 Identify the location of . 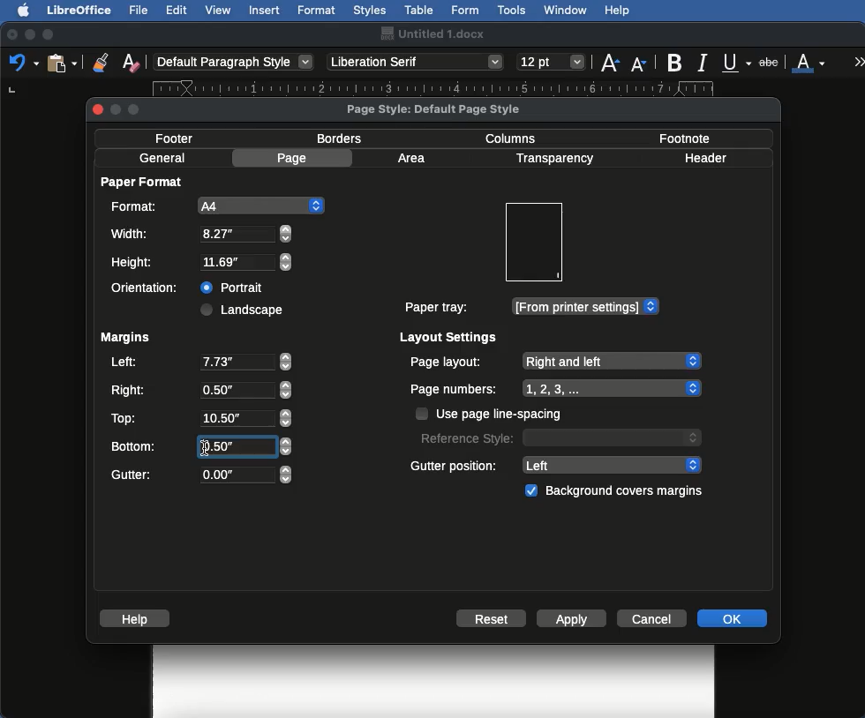
(205, 447).